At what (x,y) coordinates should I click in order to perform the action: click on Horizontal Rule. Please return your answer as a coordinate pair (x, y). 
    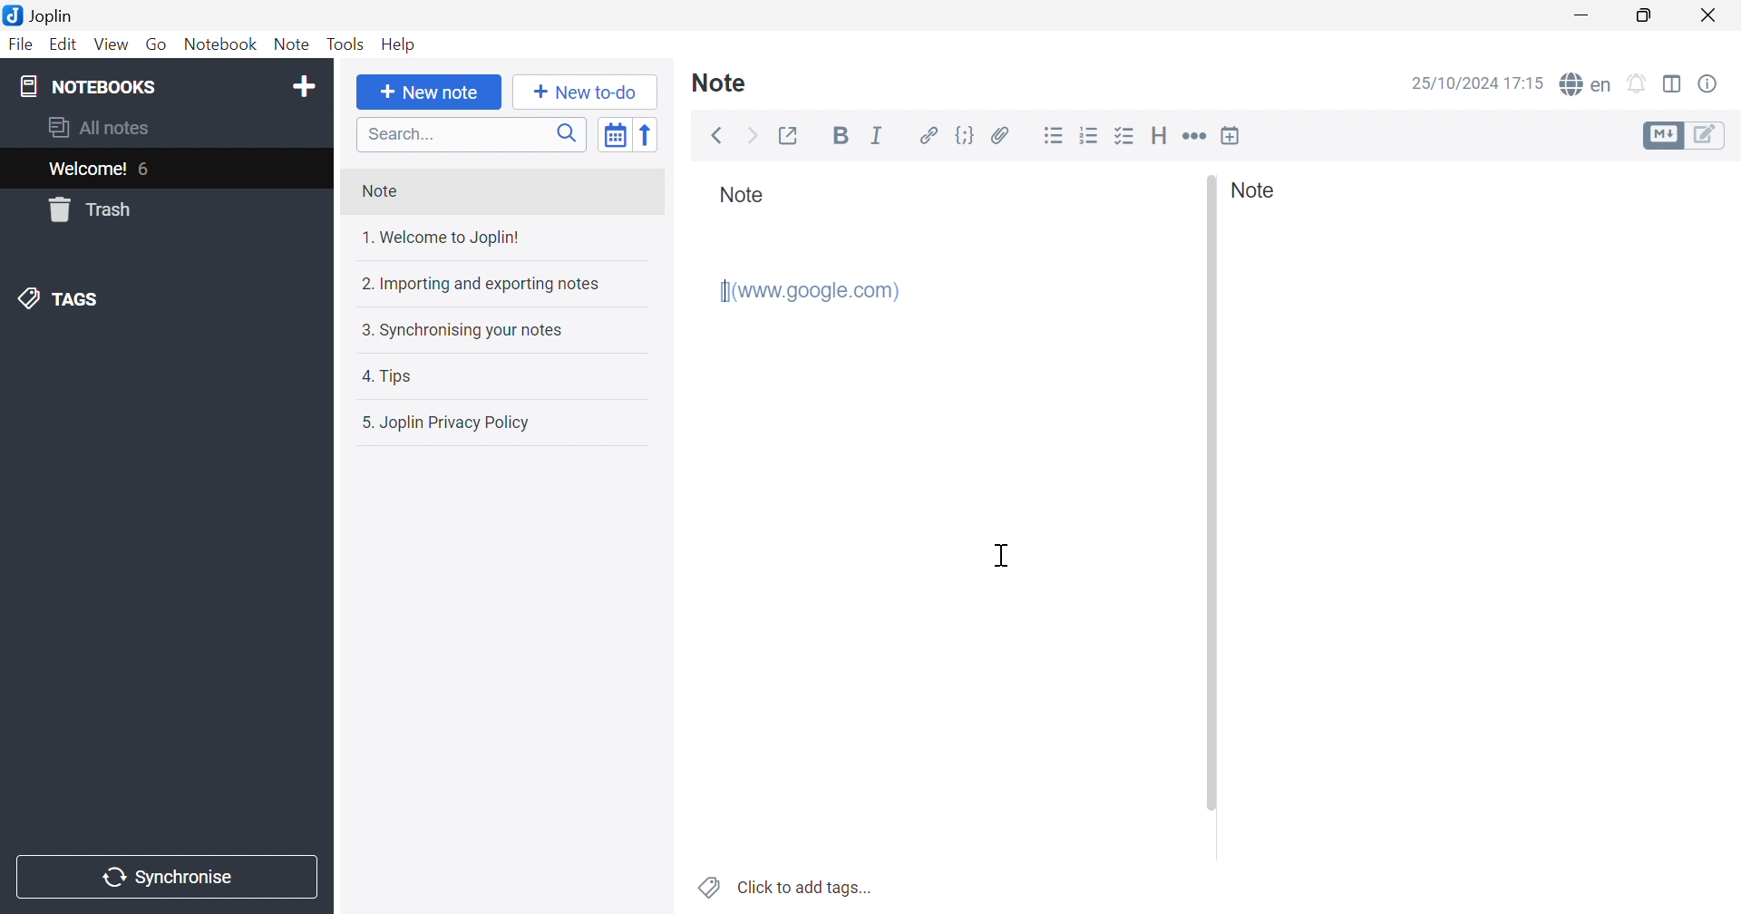
    Looking at the image, I should click on (1195, 135).